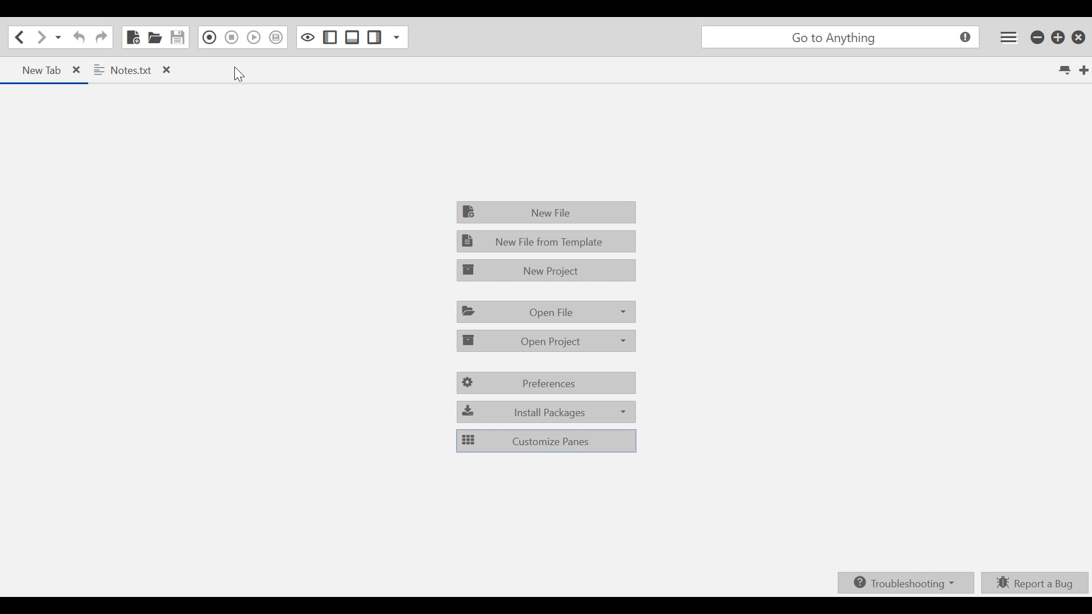 Image resolution: width=1092 pixels, height=614 pixels. What do you see at coordinates (332, 38) in the screenshot?
I see `Sow/Hide Left Pane` at bounding box center [332, 38].